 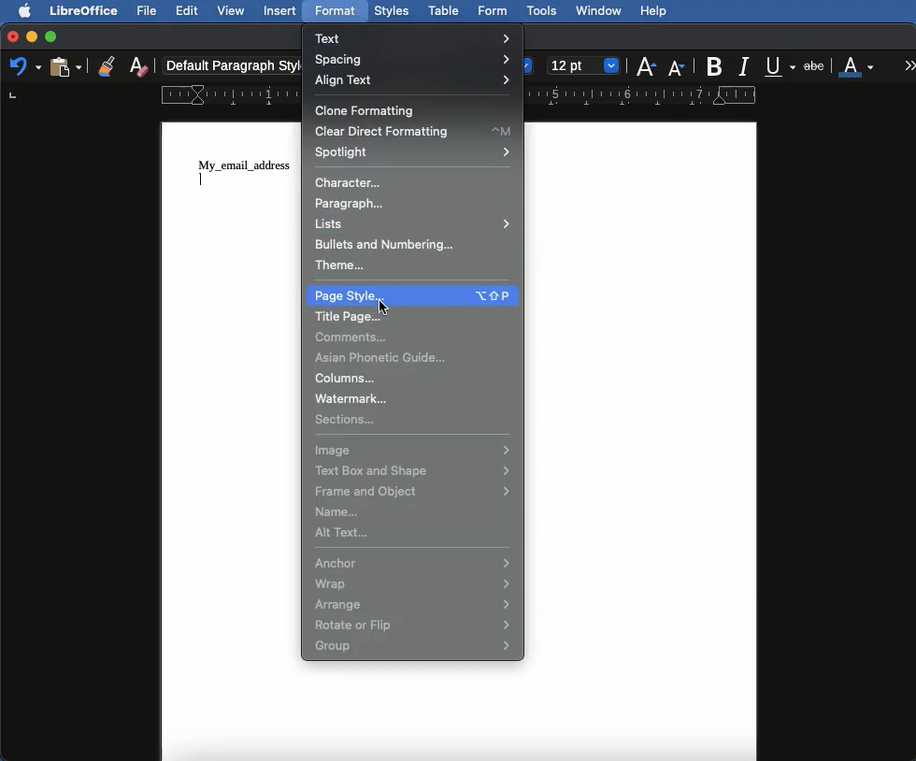 What do you see at coordinates (414, 625) in the screenshot?
I see `Rotate or flip` at bounding box center [414, 625].